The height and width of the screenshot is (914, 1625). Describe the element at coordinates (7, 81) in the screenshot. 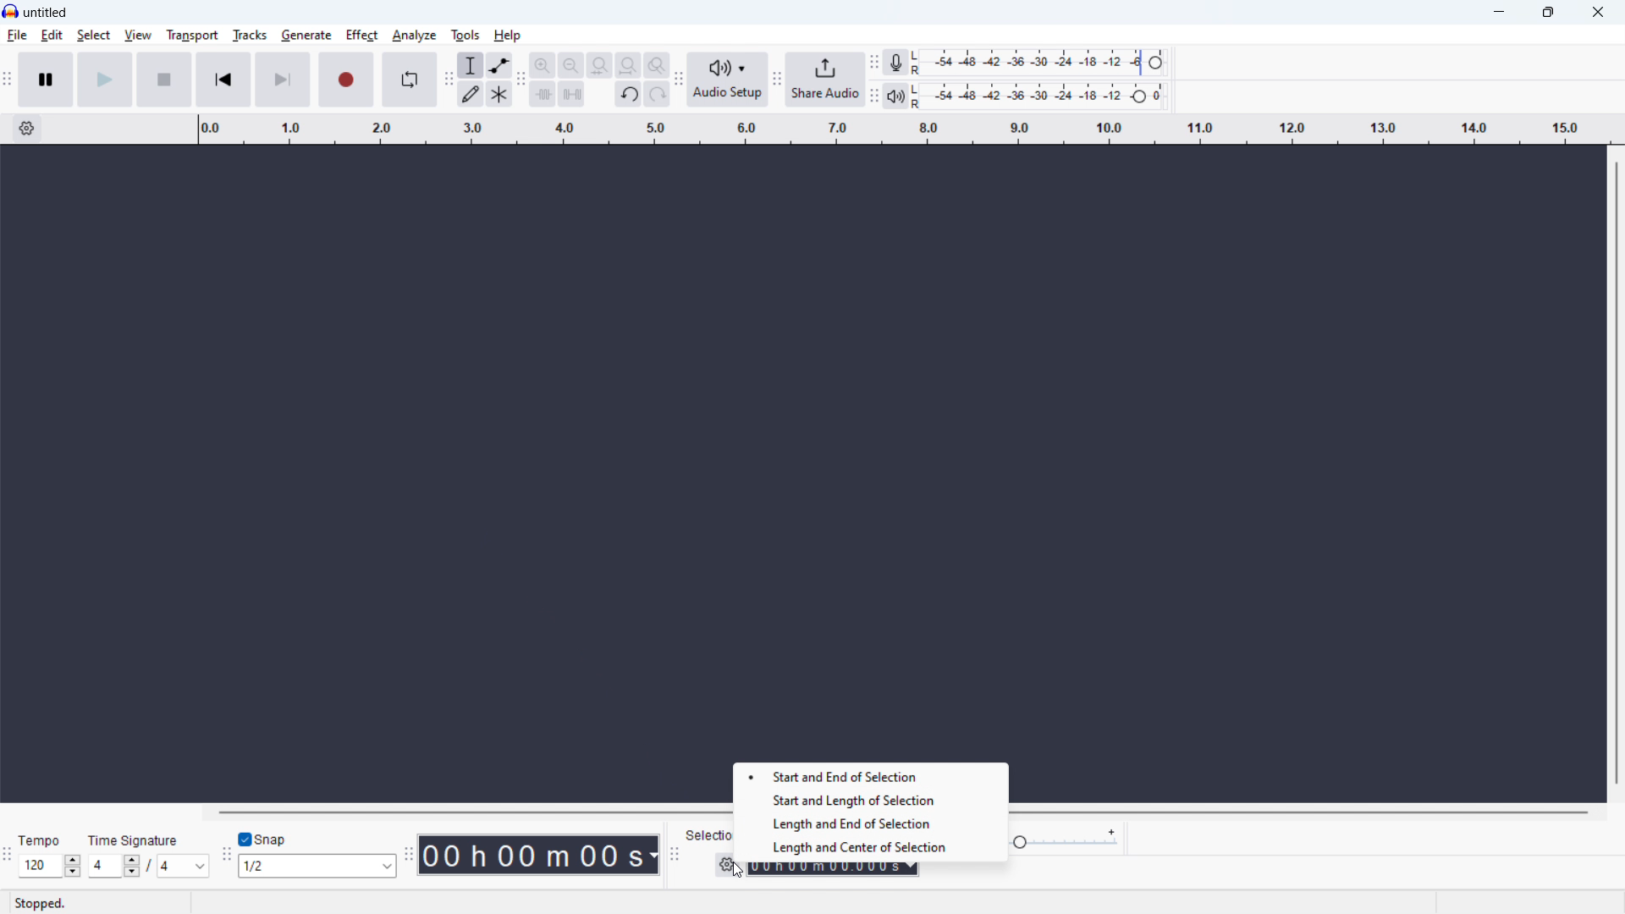

I see `transport toolbar` at that location.